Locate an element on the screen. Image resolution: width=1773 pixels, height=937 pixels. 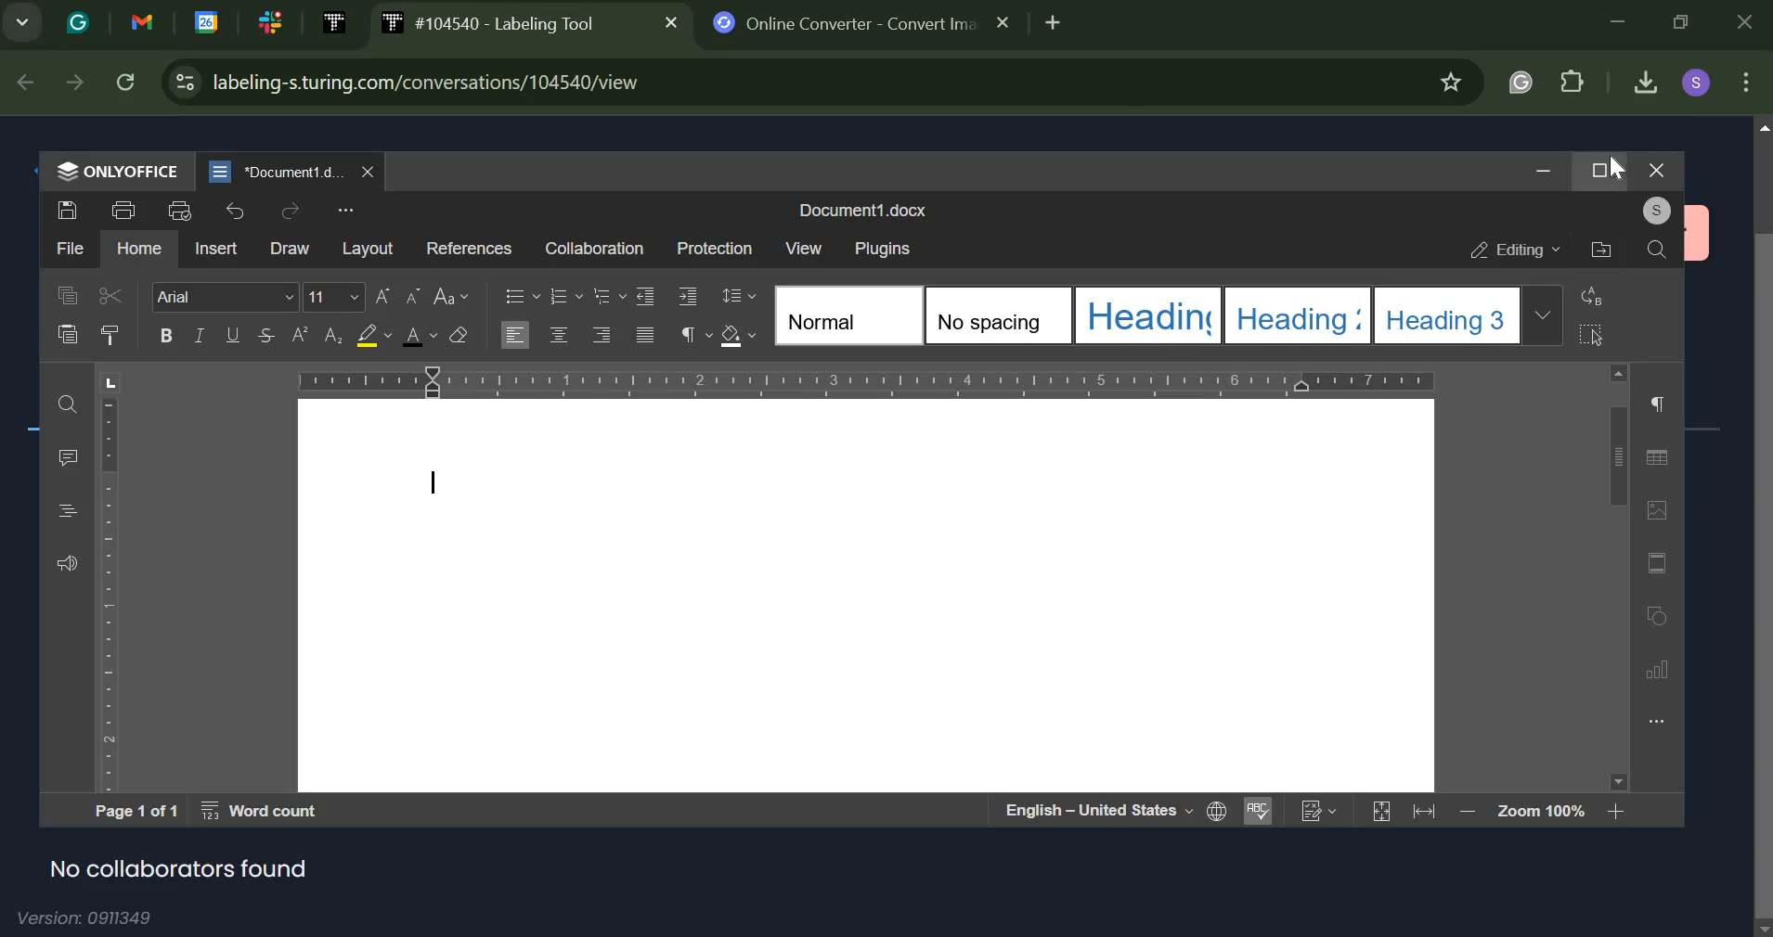
Document1.docx is located at coordinates (862, 212).